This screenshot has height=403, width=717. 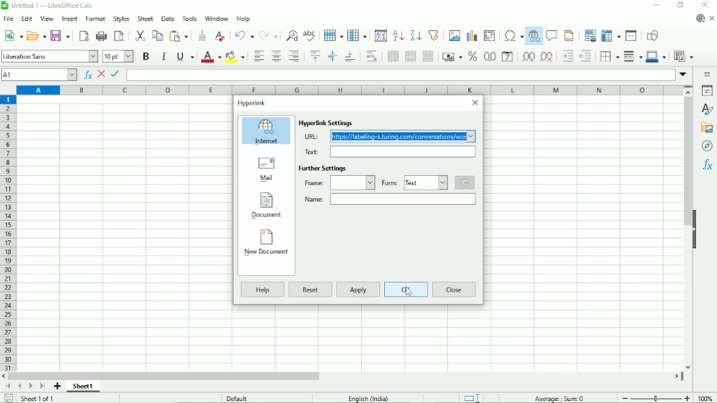 What do you see at coordinates (353, 182) in the screenshot?
I see `Select frame` at bounding box center [353, 182].